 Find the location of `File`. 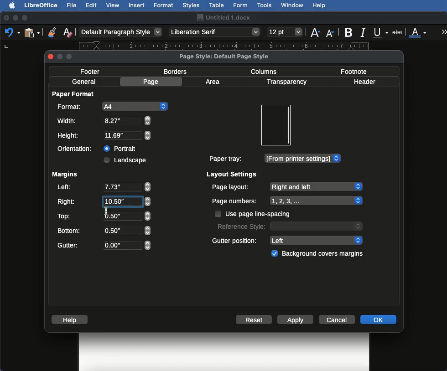

File is located at coordinates (73, 5).